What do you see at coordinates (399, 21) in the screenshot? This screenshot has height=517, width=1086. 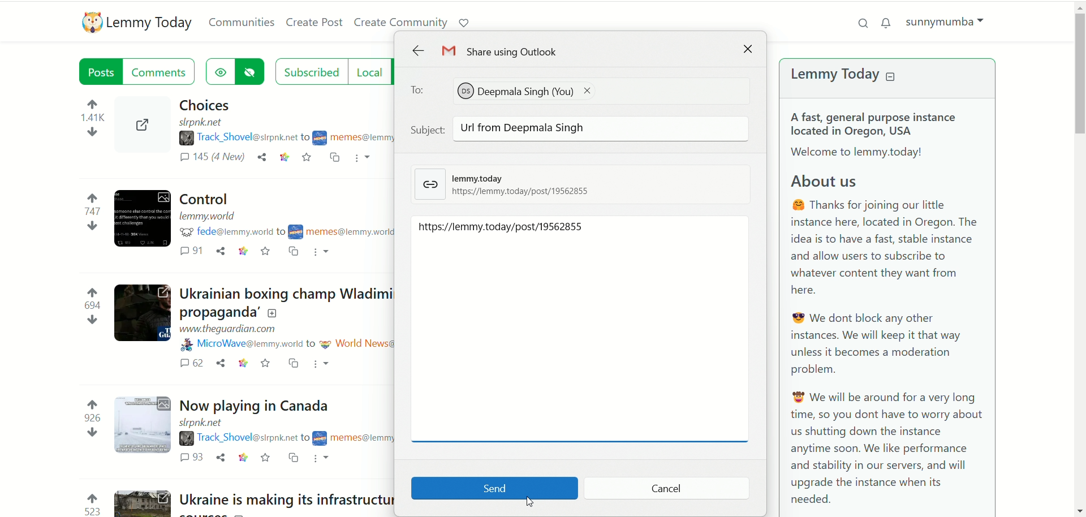 I see `create community` at bounding box center [399, 21].